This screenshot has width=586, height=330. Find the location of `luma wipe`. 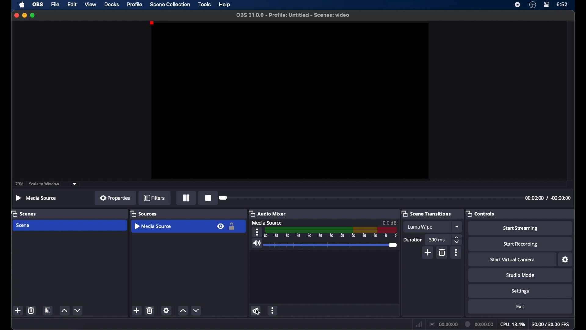

luma wipe is located at coordinates (421, 227).